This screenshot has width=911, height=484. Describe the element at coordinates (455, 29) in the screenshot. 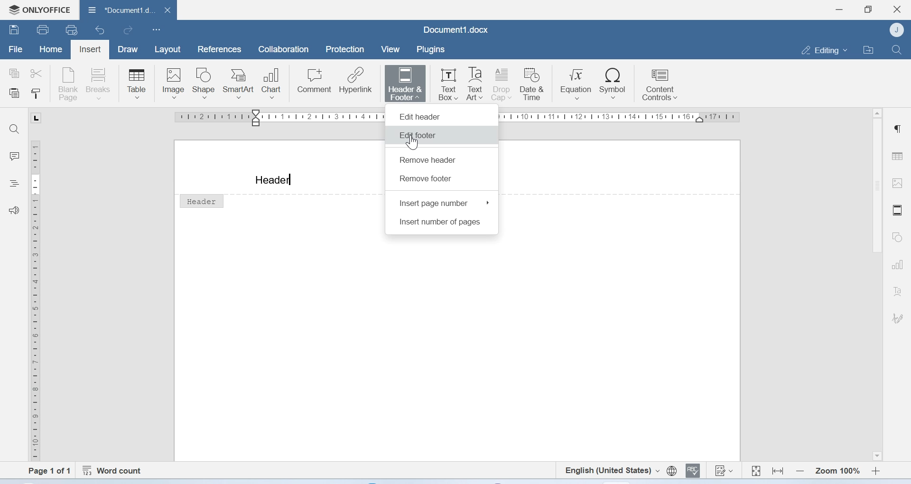

I see `Document1.docx` at that location.